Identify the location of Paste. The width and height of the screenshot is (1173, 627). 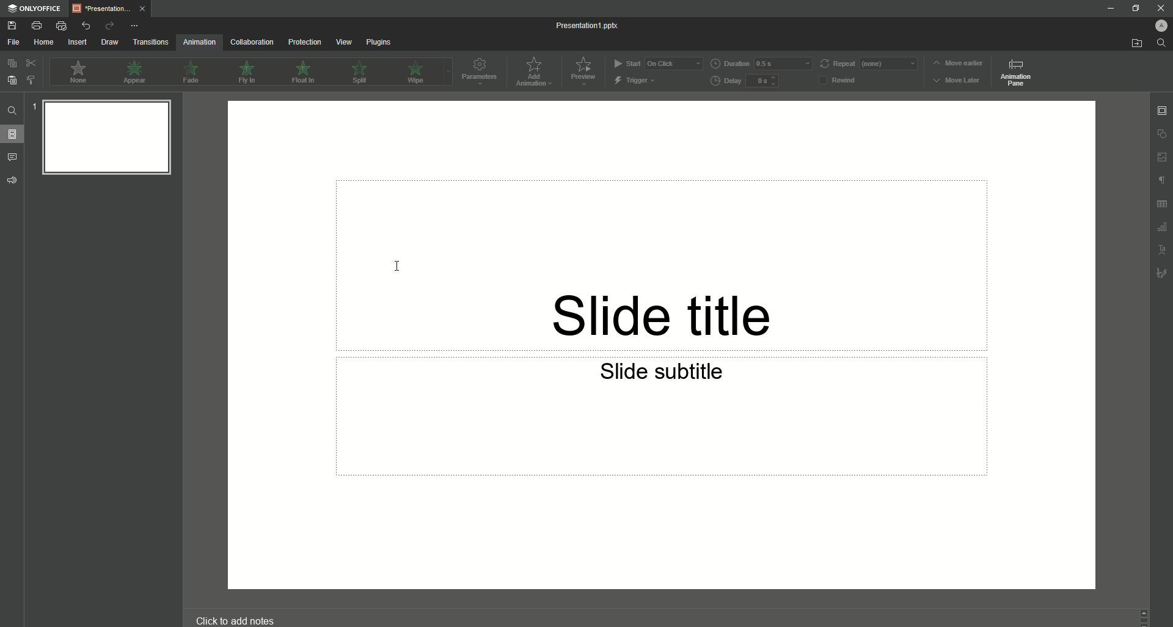
(11, 81).